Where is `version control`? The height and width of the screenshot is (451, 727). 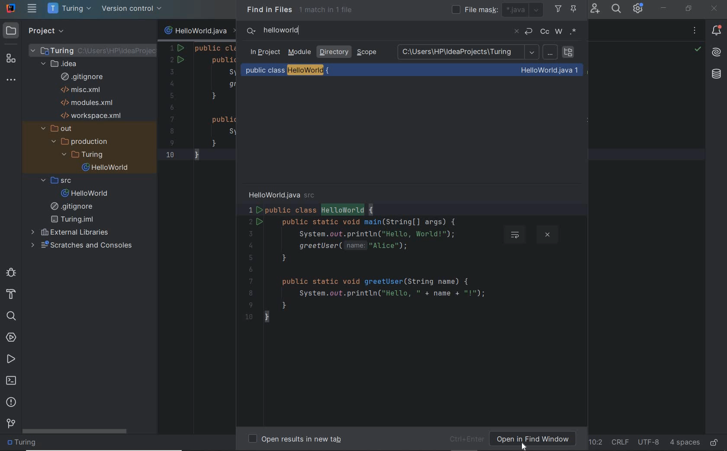
version control is located at coordinates (10, 424).